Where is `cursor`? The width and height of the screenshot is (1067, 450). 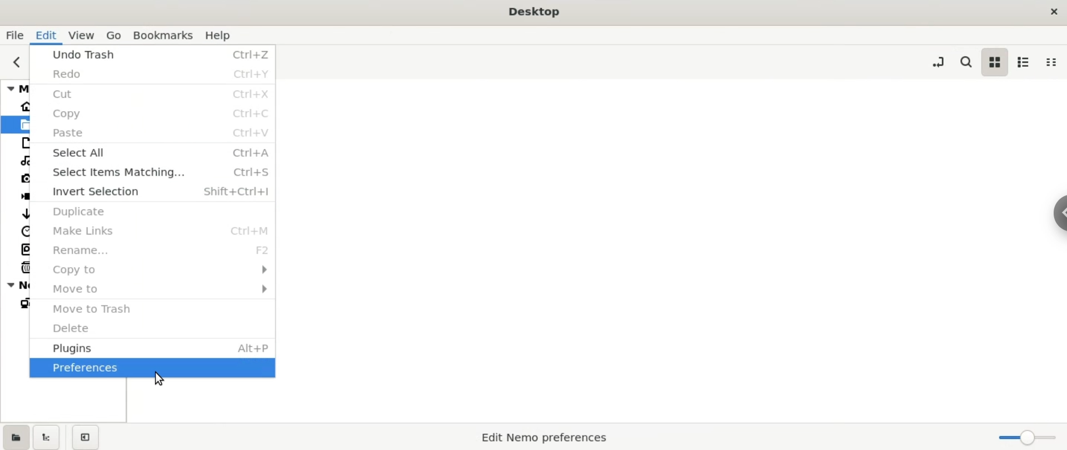
cursor is located at coordinates (162, 378).